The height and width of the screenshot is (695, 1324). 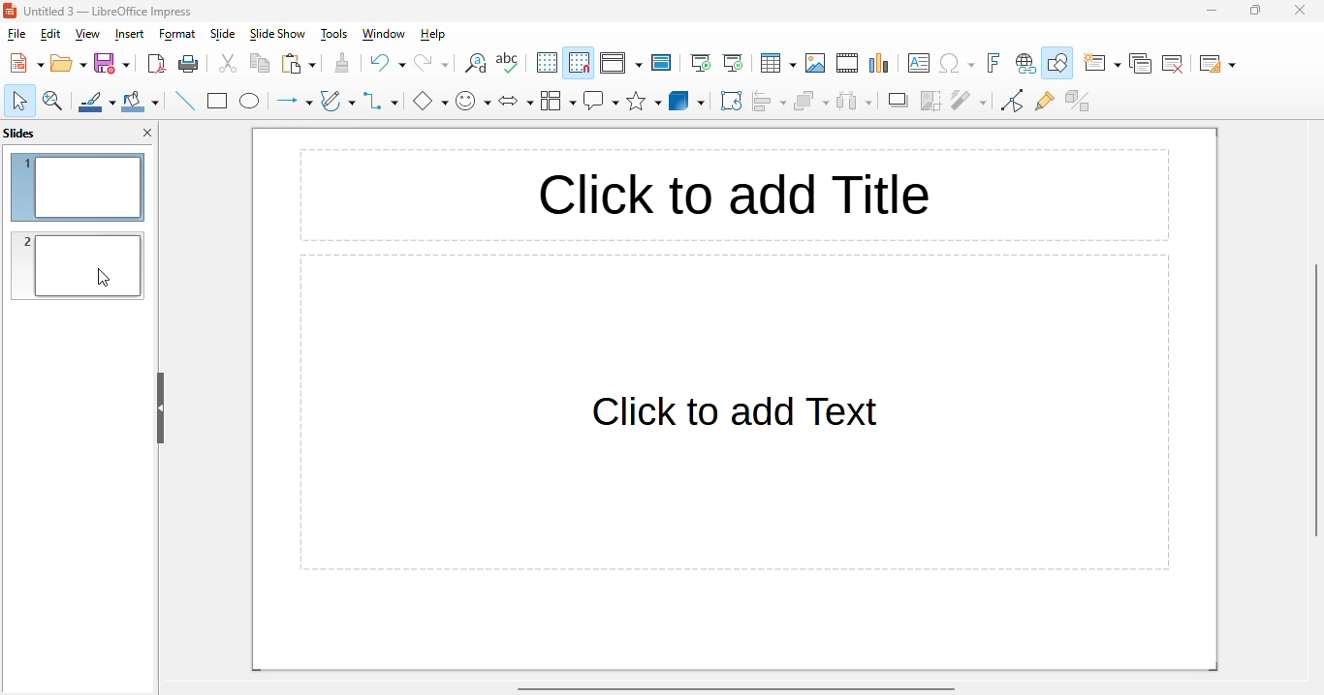 What do you see at coordinates (855, 100) in the screenshot?
I see `select at least three objects to distribute` at bounding box center [855, 100].